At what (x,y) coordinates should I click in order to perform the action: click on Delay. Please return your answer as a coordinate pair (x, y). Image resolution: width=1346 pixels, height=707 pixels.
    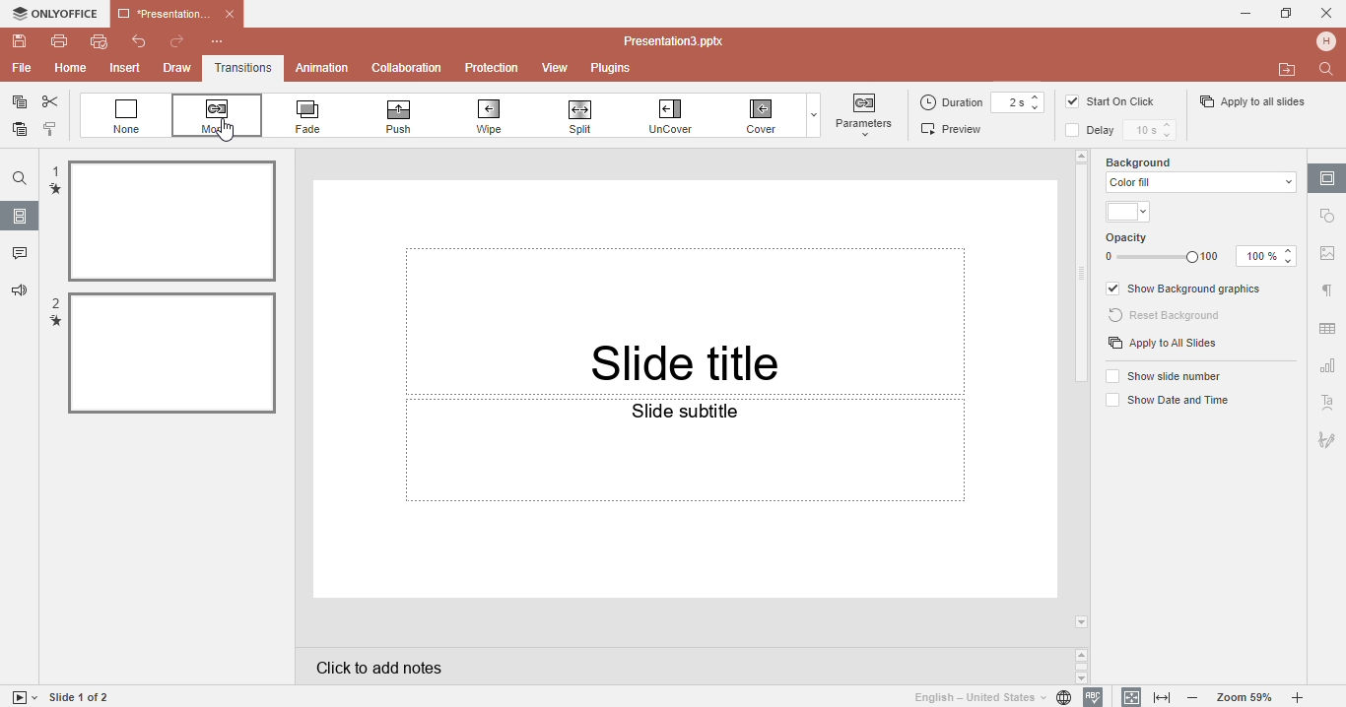
    Looking at the image, I should click on (1096, 130).